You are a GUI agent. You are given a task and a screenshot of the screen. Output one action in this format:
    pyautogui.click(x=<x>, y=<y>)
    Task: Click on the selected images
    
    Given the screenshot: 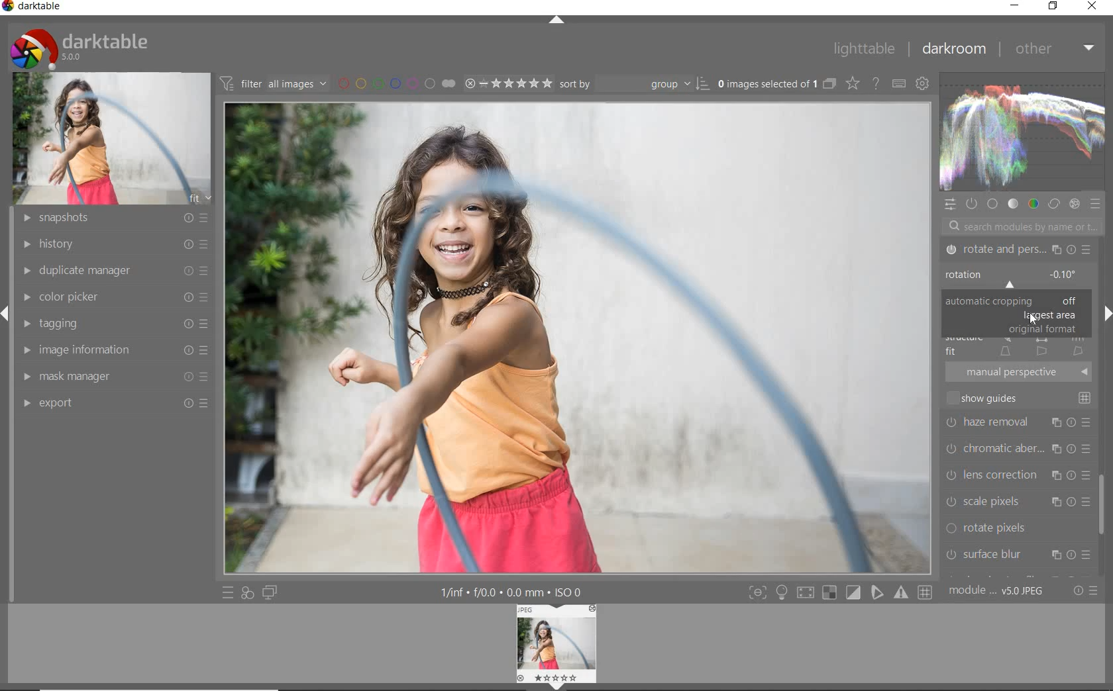 What is the action you would take?
    pyautogui.click(x=768, y=84)
    